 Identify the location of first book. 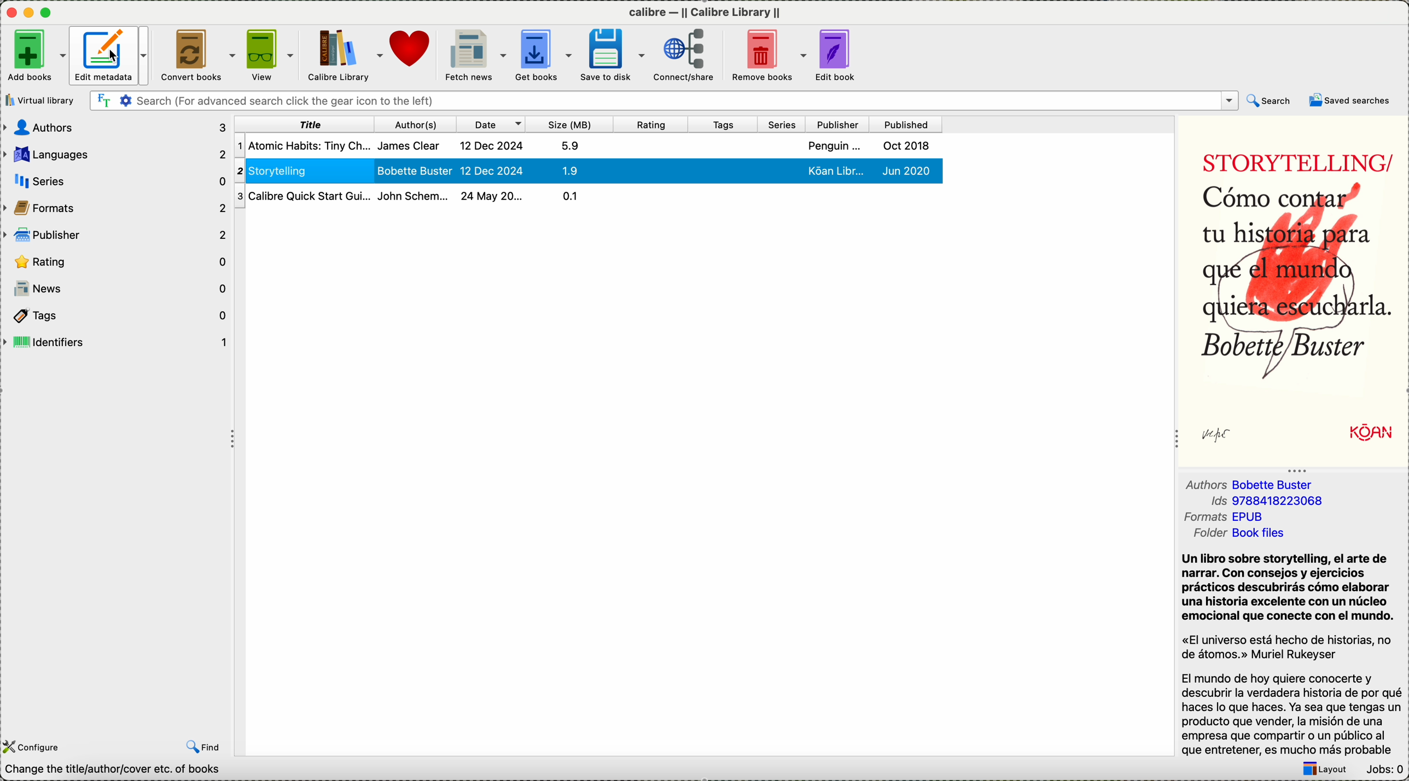
(586, 145).